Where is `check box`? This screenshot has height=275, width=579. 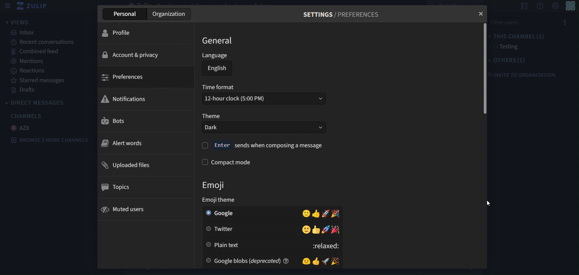
check box is located at coordinates (205, 162).